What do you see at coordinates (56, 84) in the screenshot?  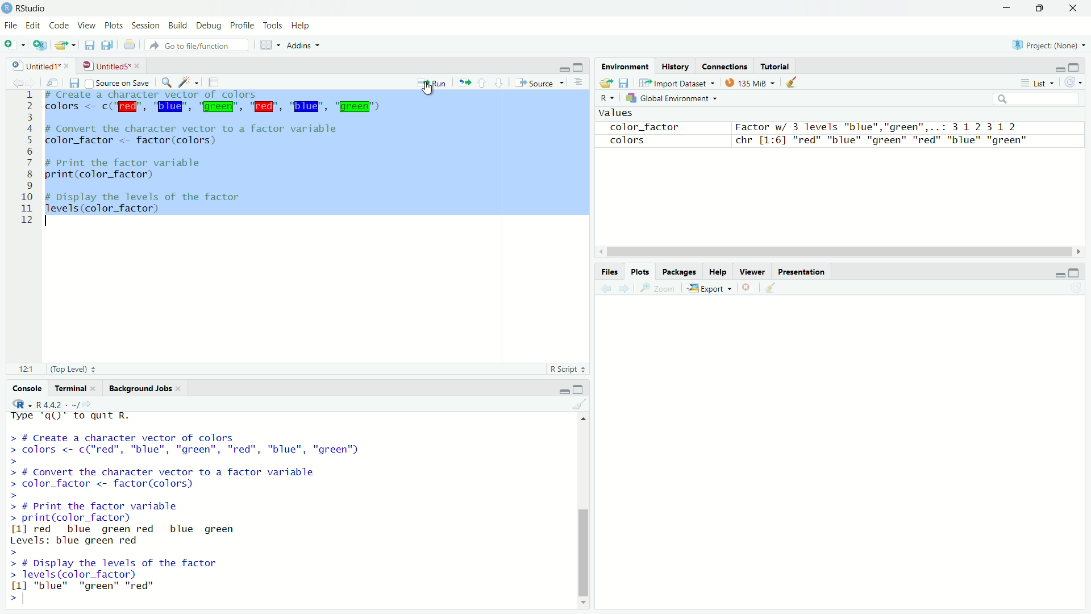 I see `show in new window` at bounding box center [56, 84].